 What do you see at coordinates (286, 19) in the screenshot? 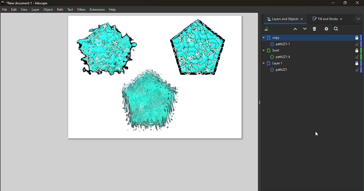
I see `Layers and objects` at bounding box center [286, 19].